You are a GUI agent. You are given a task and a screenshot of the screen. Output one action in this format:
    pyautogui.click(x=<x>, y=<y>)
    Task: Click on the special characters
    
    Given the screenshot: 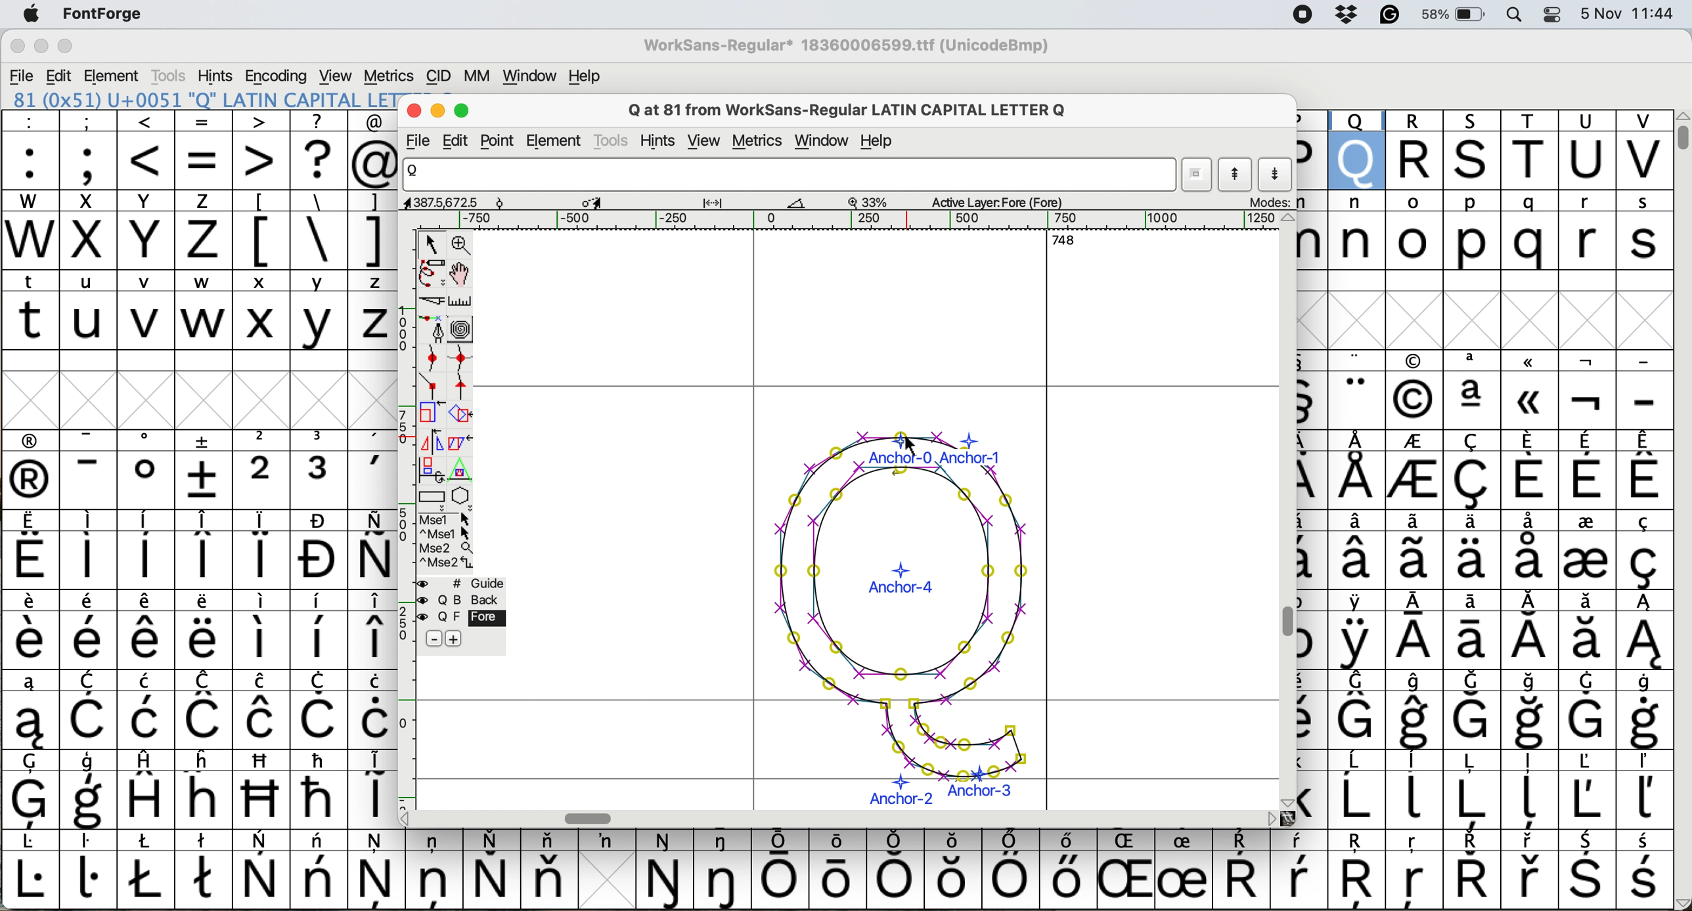 What is the action you would take?
    pyautogui.click(x=1485, y=588)
    